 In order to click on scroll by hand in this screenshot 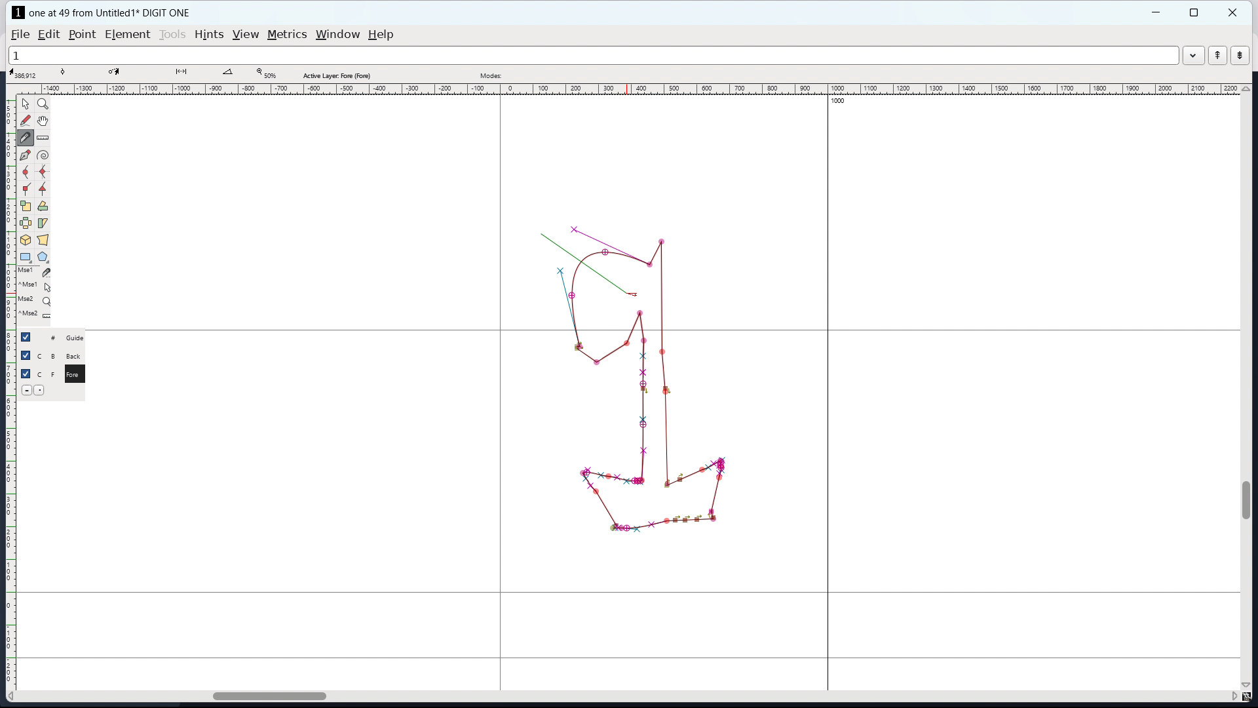, I will do `click(43, 121)`.